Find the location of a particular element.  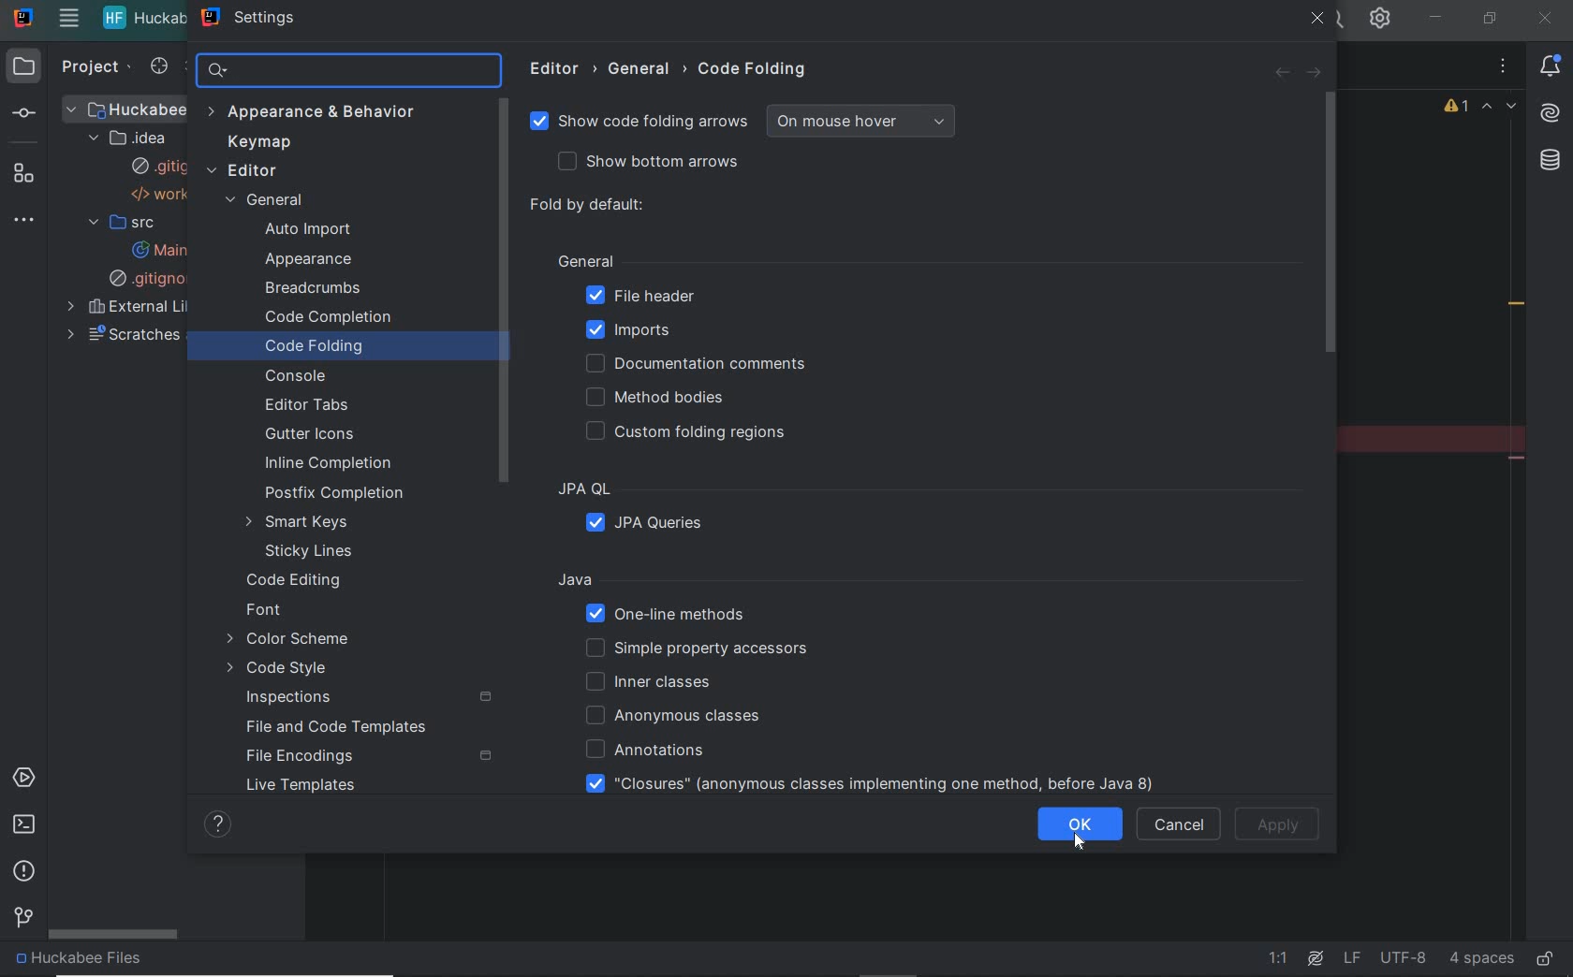

settings is located at coordinates (257, 19).